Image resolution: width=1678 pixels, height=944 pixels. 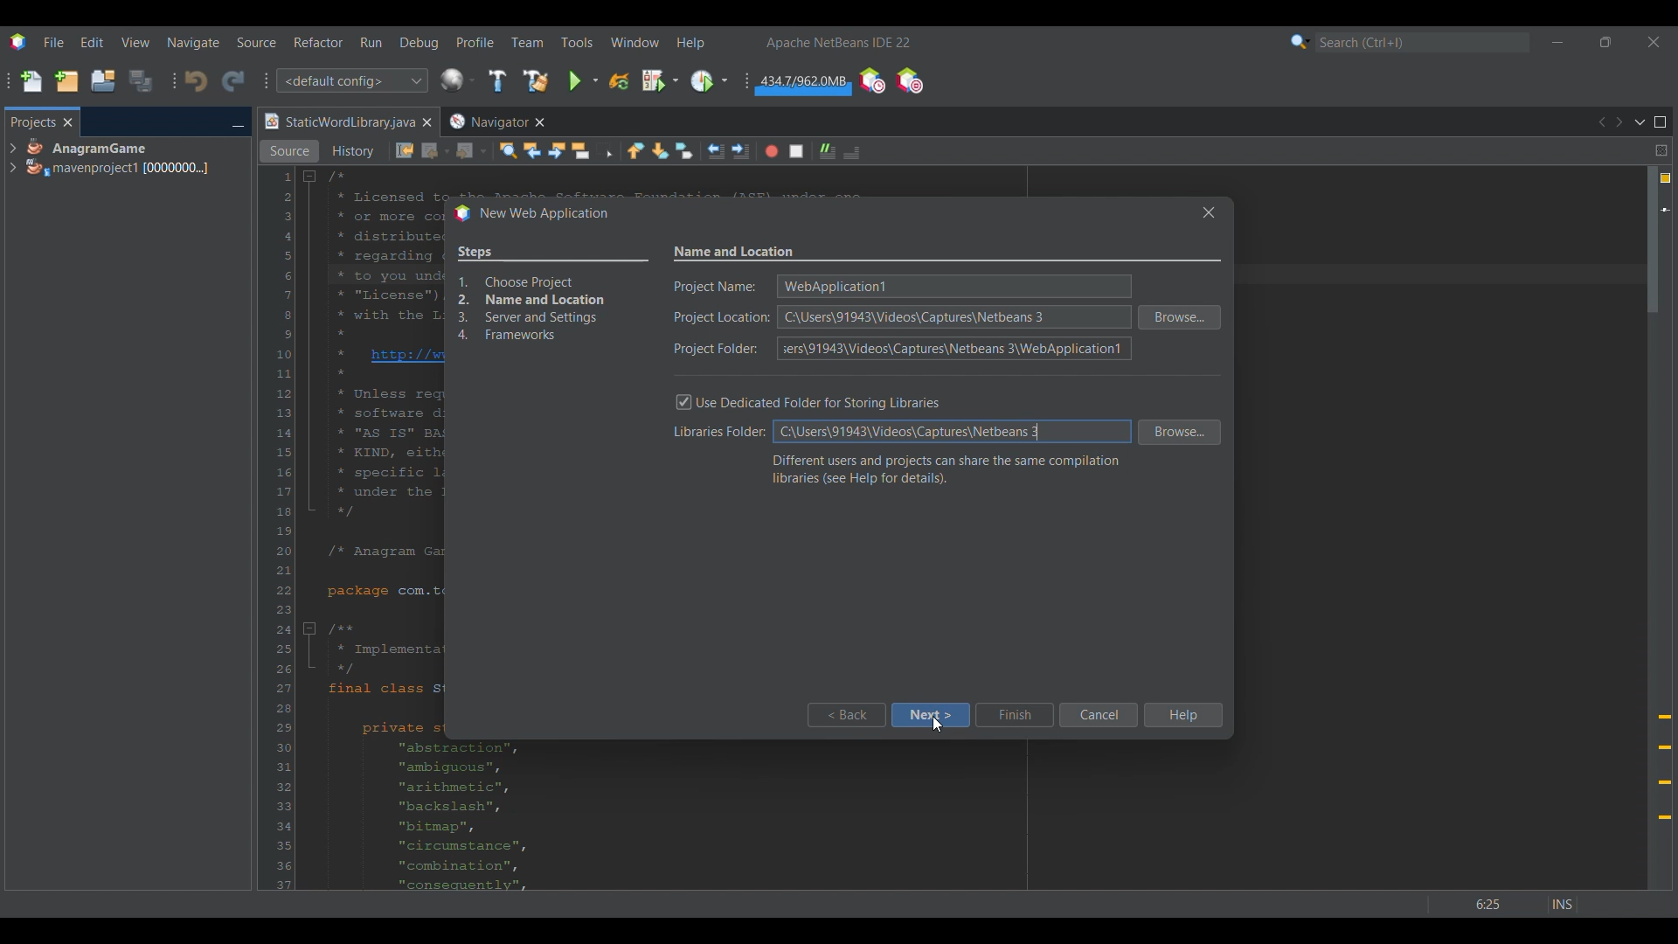 What do you see at coordinates (1014, 715) in the screenshot?
I see `Finish` at bounding box center [1014, 715].